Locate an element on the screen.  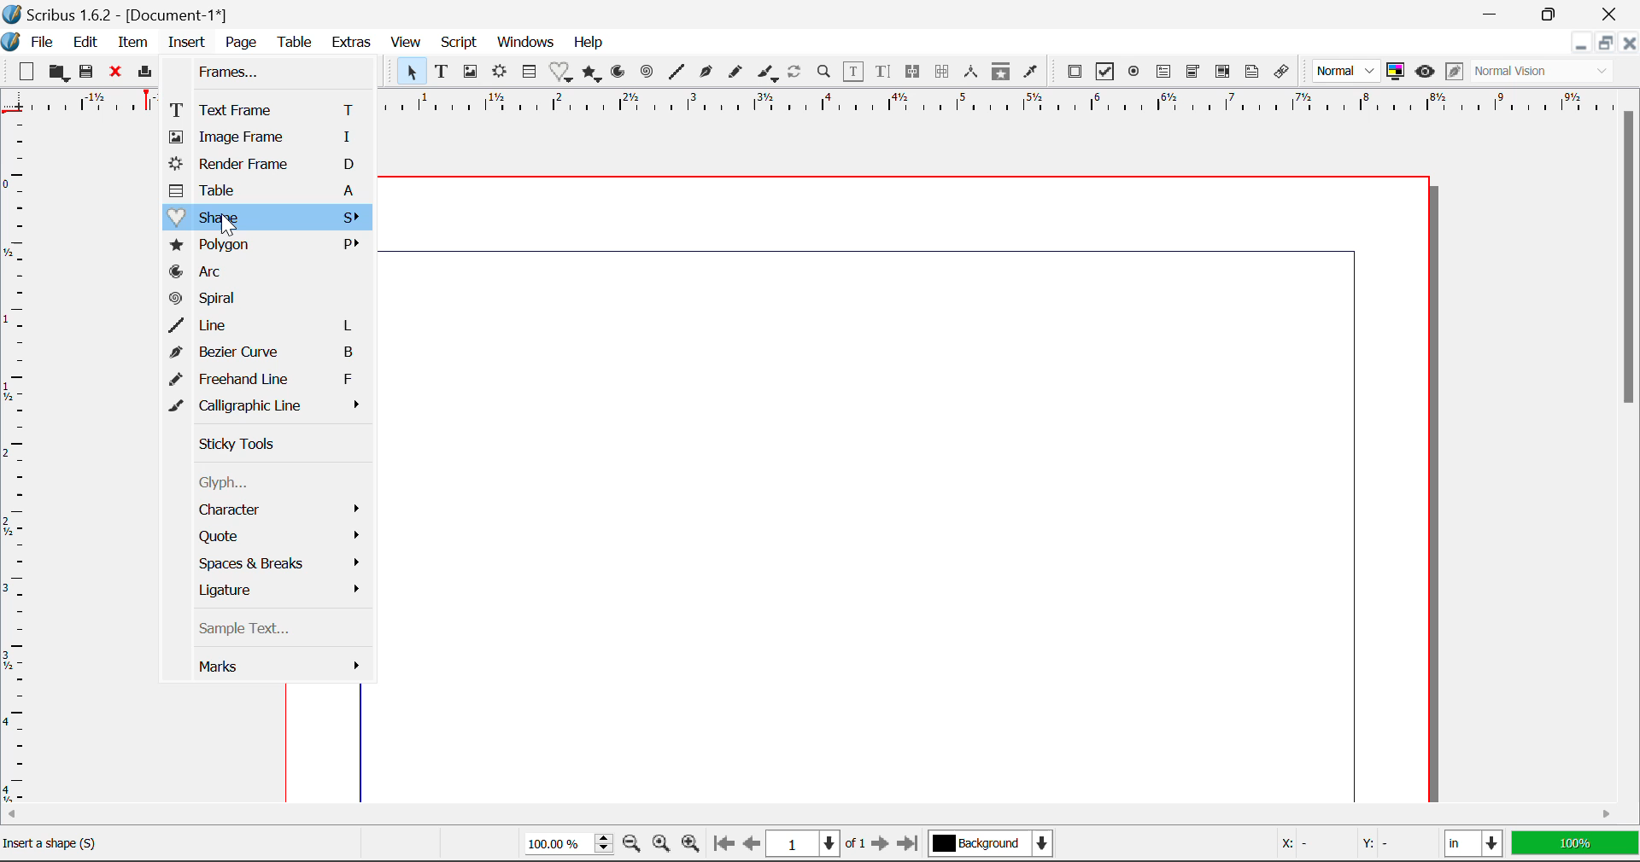
Delink Text Frames is located at coordinates (944, 72).